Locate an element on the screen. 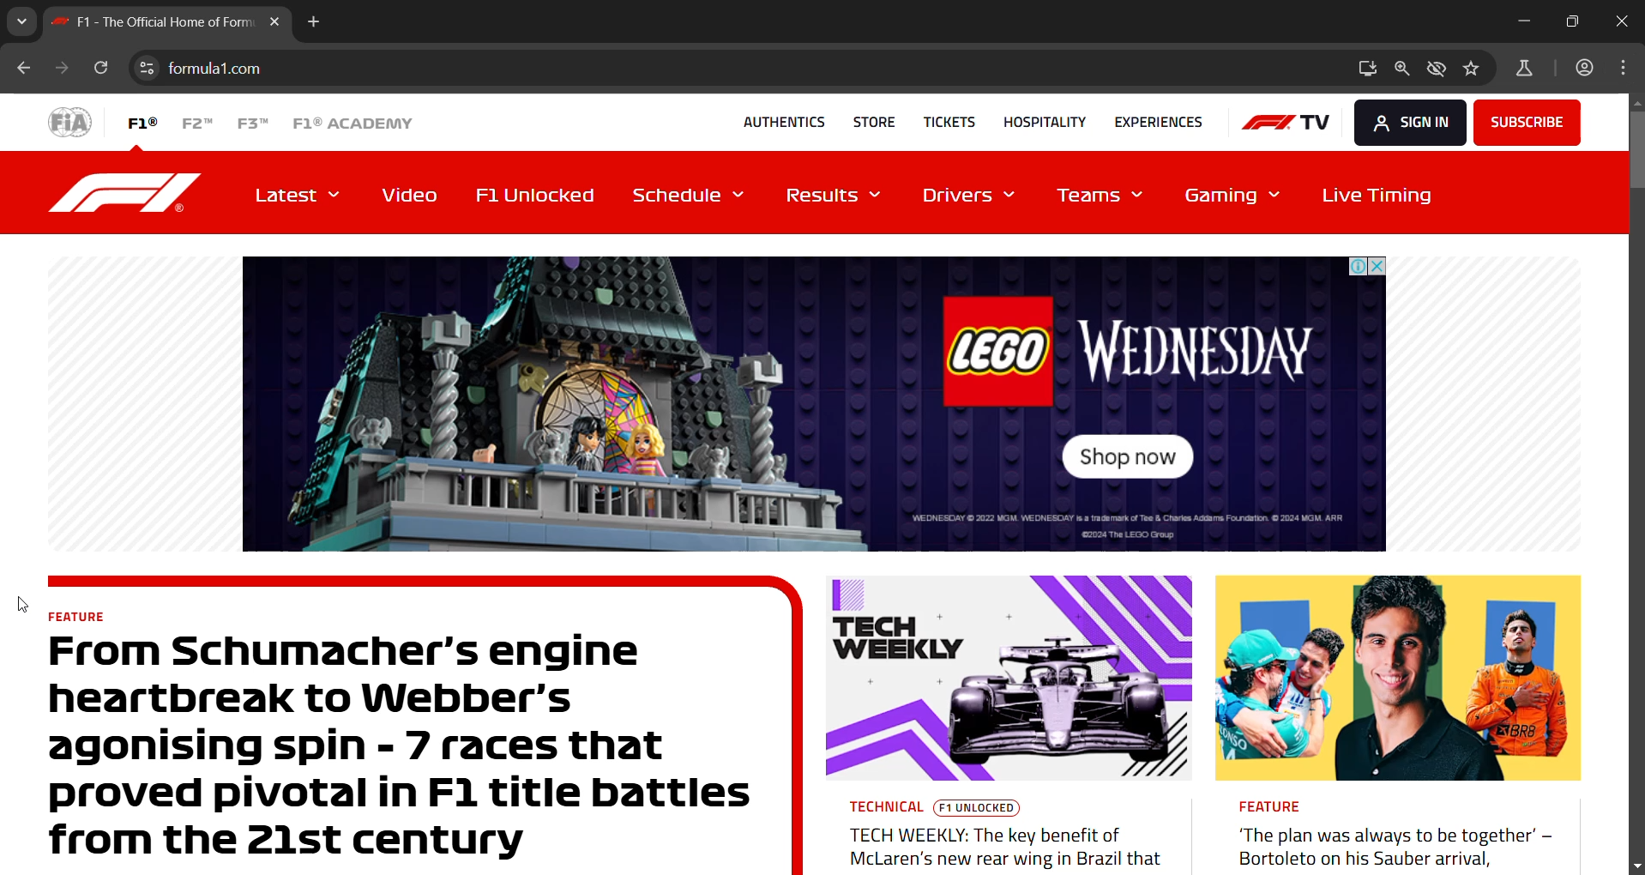  FiA logo is located at coordinates (70, 121).